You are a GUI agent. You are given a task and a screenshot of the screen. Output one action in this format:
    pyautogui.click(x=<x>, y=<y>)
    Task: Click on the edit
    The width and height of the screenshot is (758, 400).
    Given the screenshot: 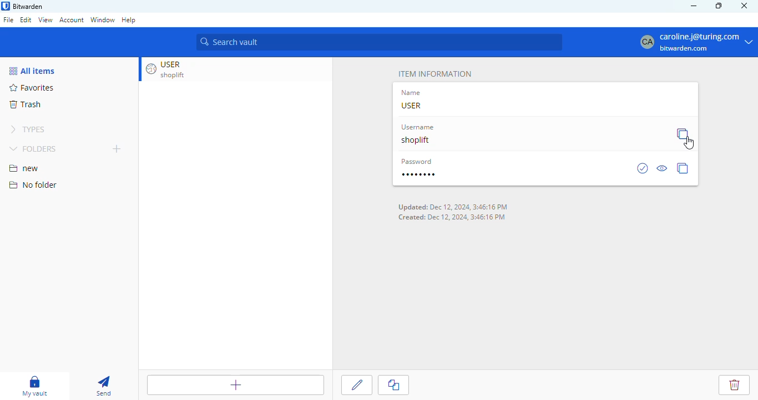 What is the action you would take?
    pyautogui.click(x=27, y=19)
    